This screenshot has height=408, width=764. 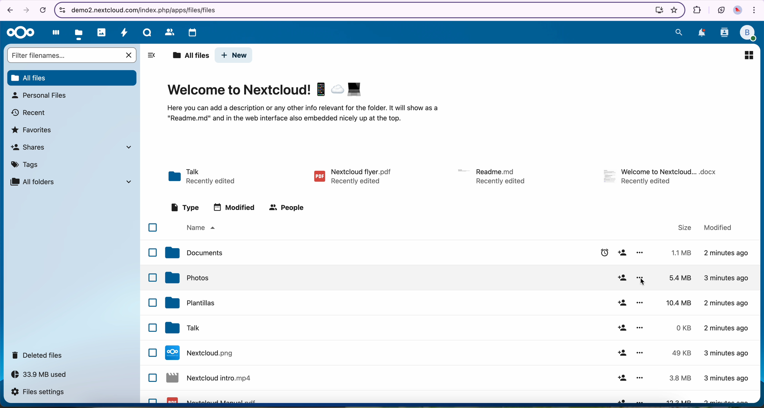 I want to click on click on more options, so click(x=642, y=279).